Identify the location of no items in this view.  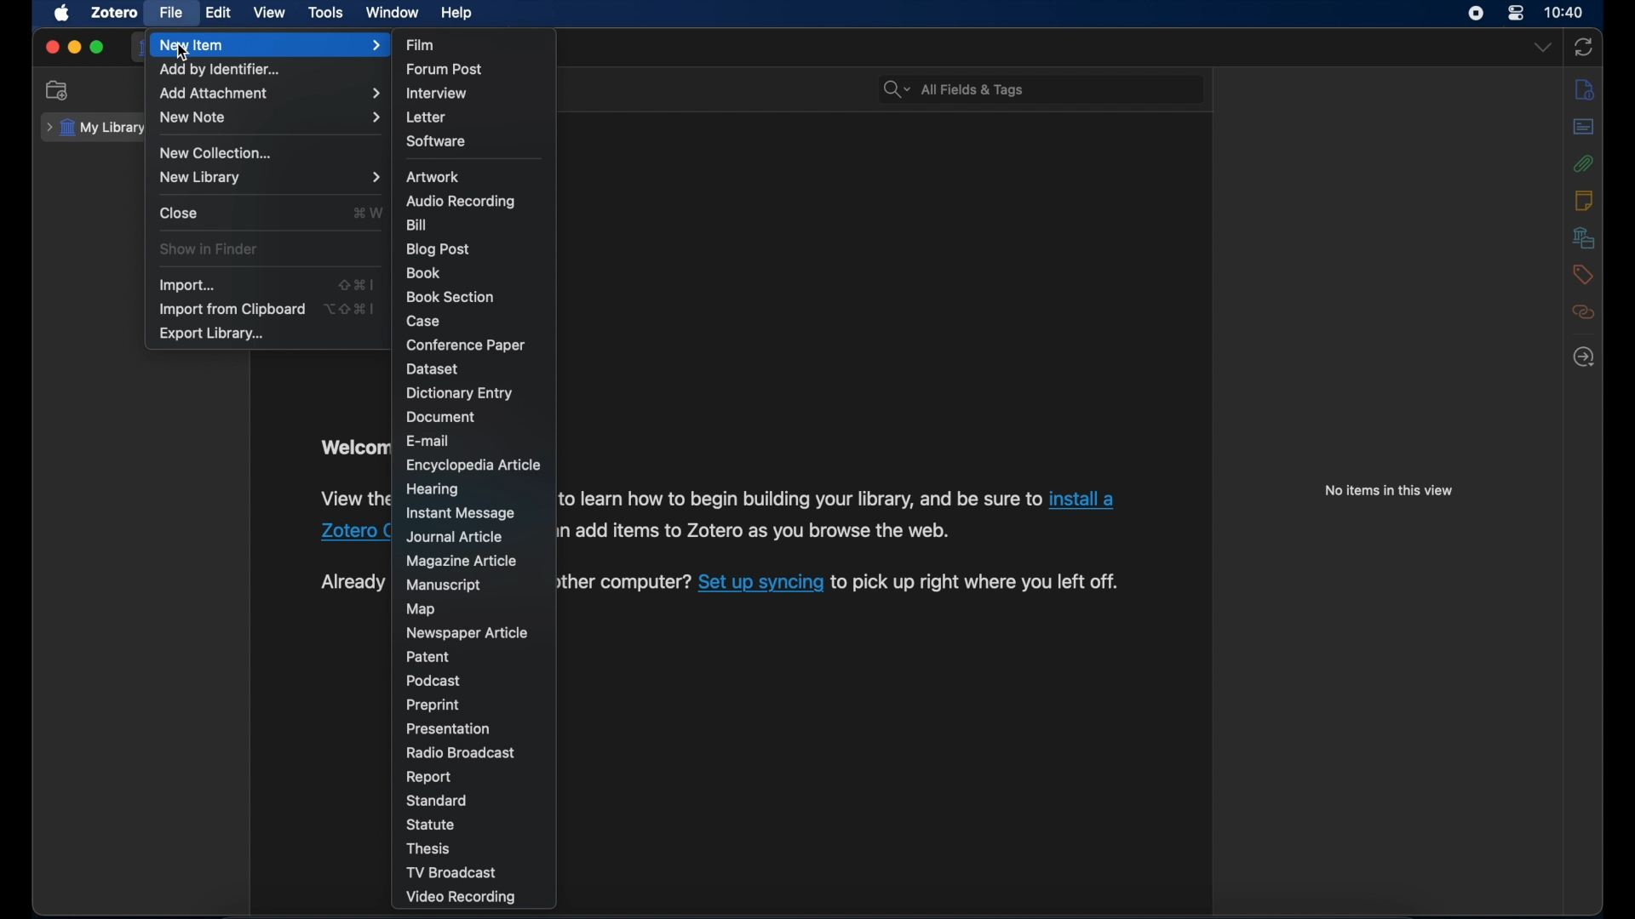
(1389, 490).